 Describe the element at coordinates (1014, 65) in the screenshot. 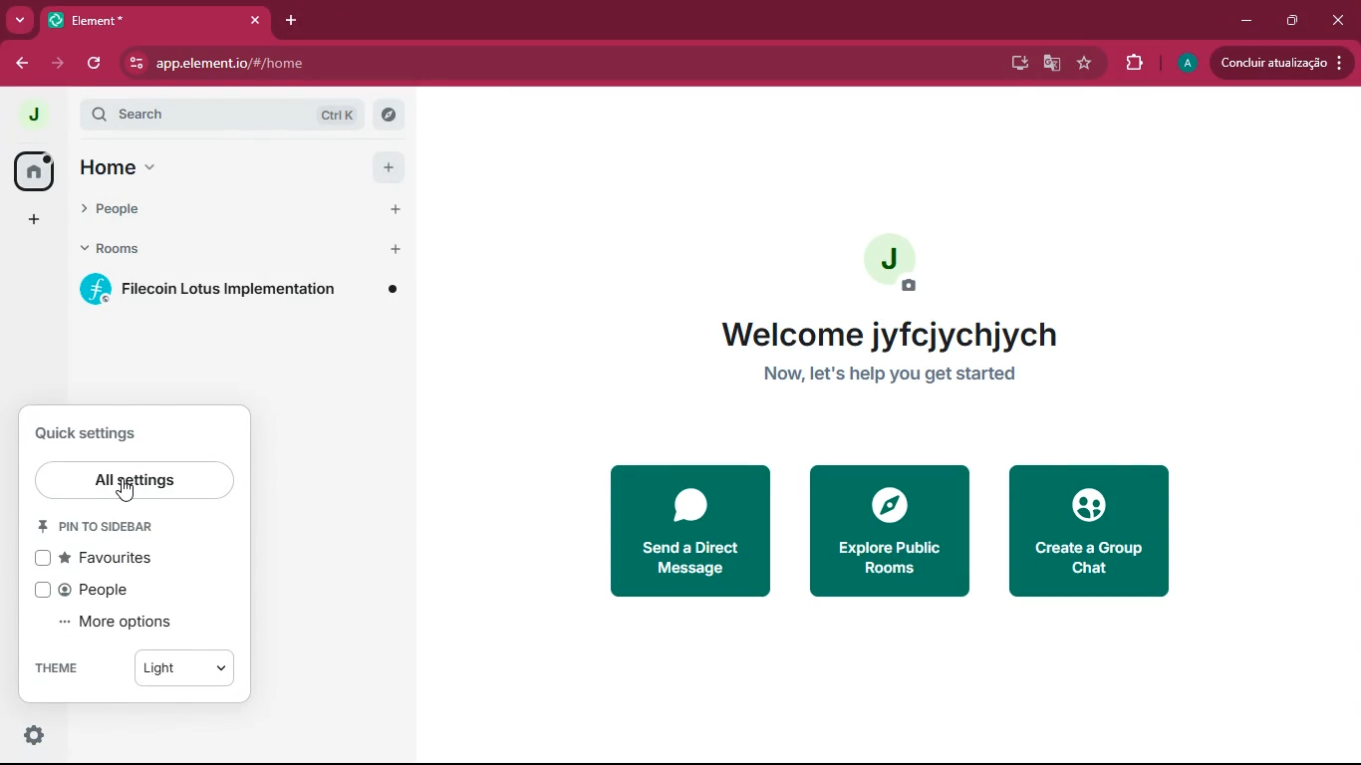

I see `desktop` at that location.